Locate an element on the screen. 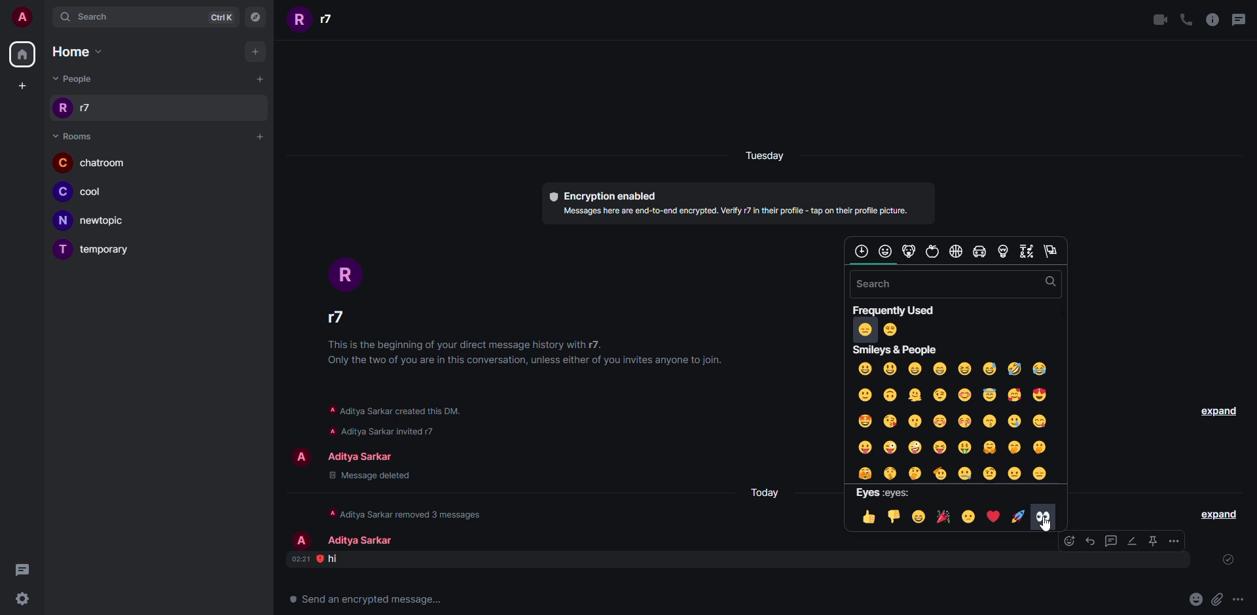 Image resolution: width=1257 pixels, height=615 pixels. voice call is located at coordinates (1186, 19).